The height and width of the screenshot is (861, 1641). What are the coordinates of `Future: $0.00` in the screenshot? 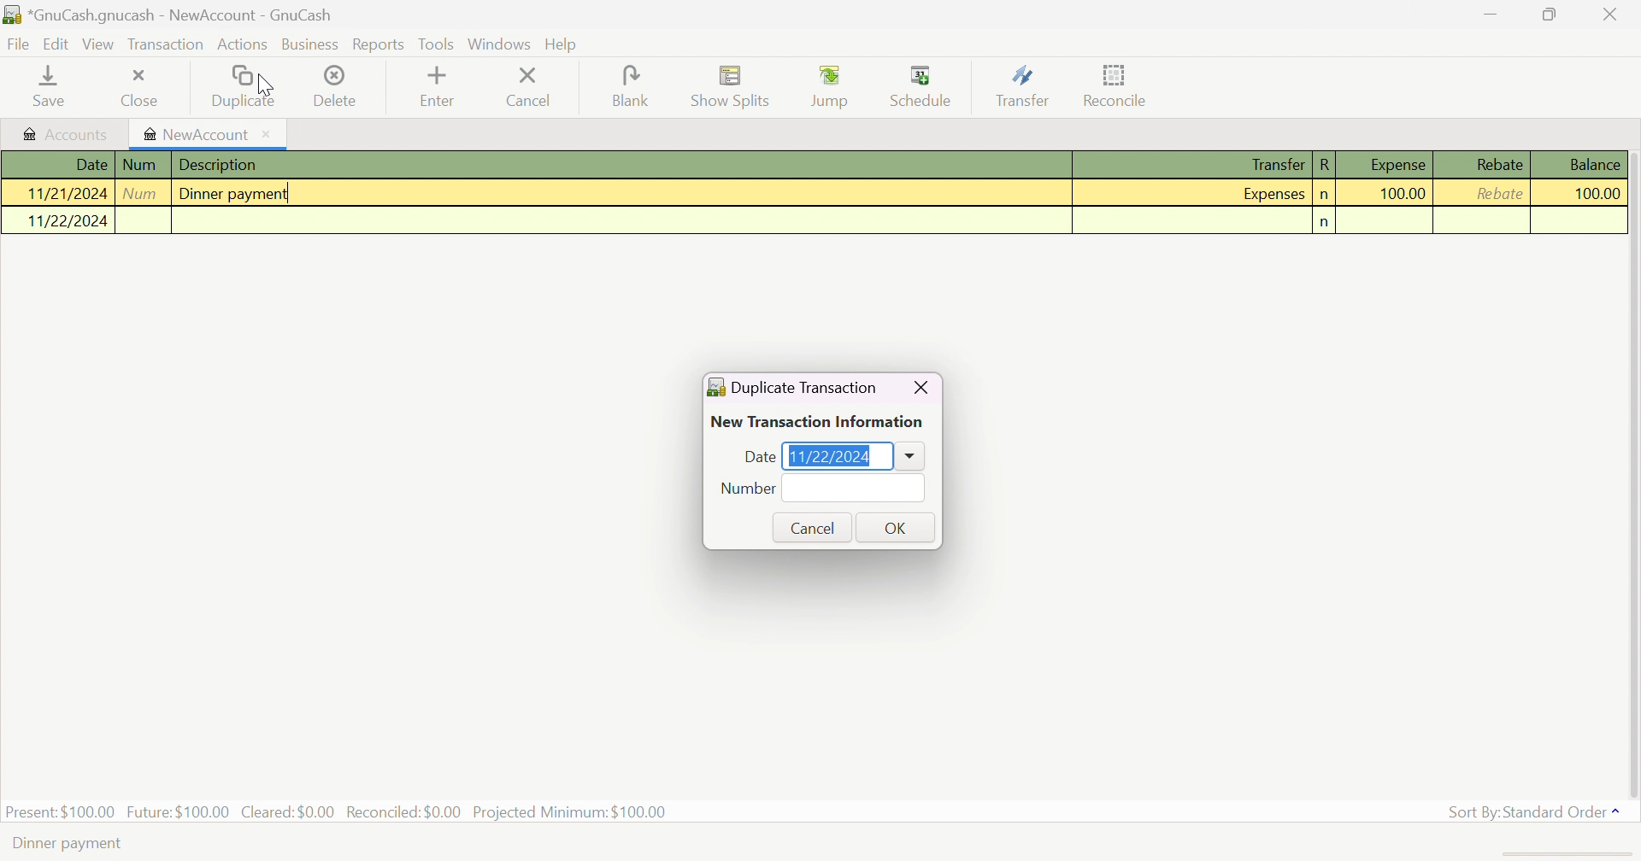 It's located at (180, 810).